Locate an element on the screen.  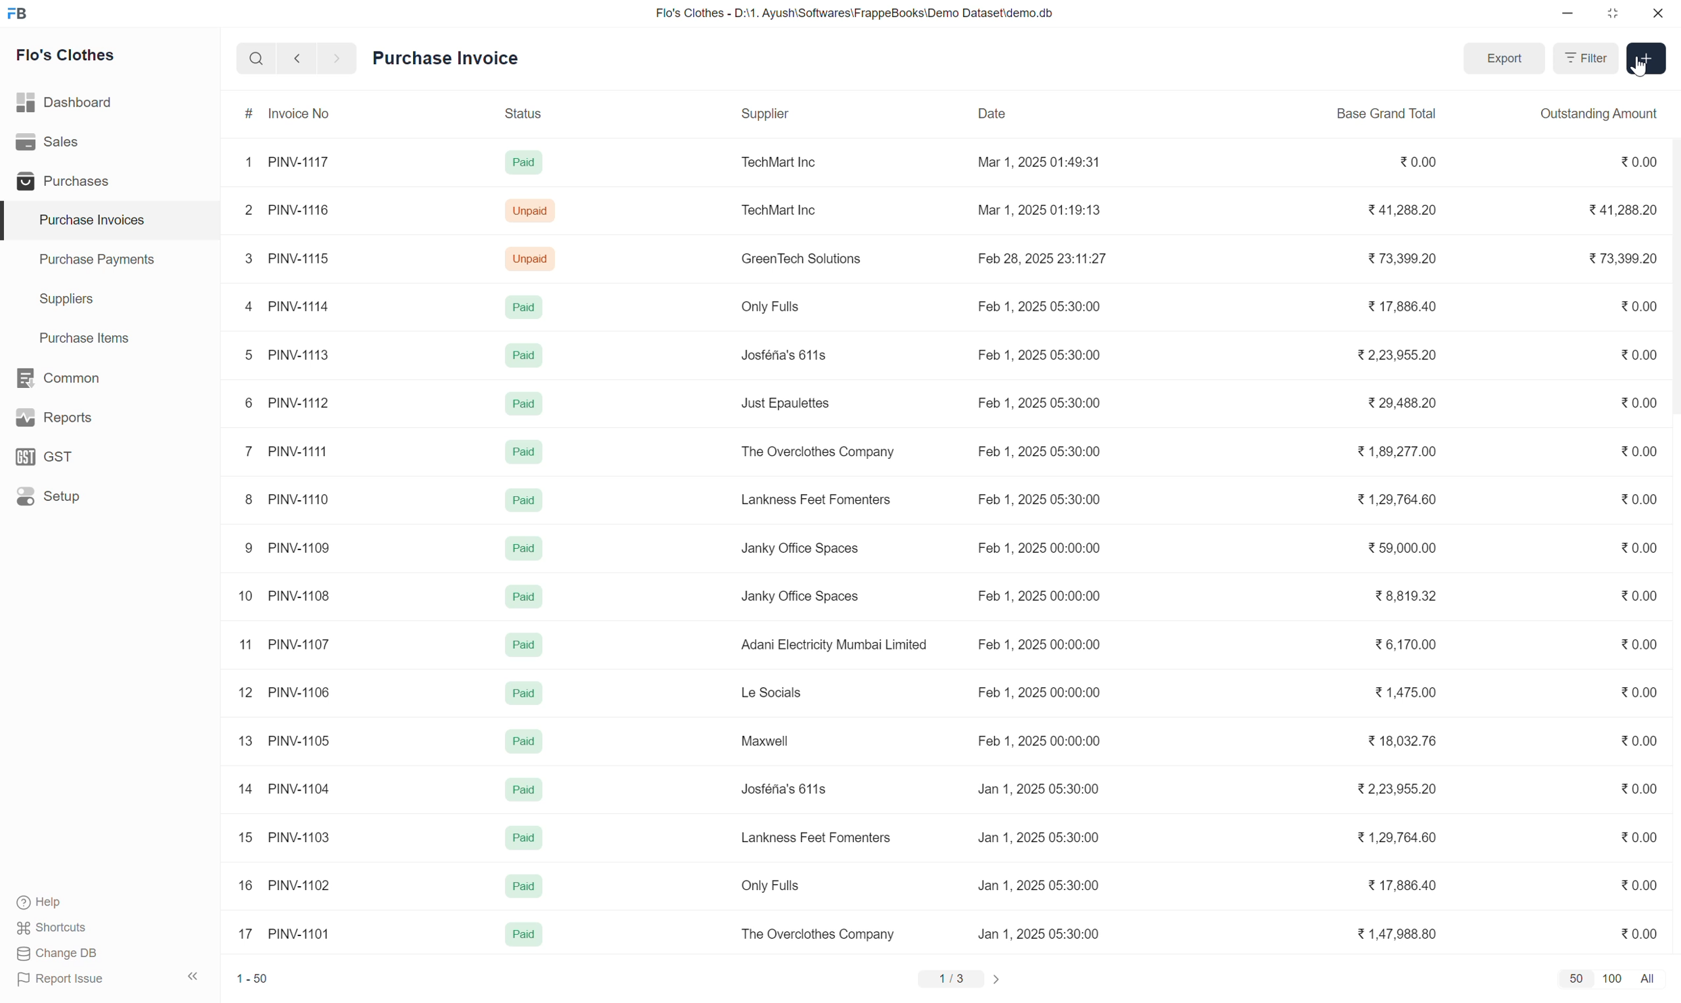
Just Epaulettes is located at coordinates (785, 403).